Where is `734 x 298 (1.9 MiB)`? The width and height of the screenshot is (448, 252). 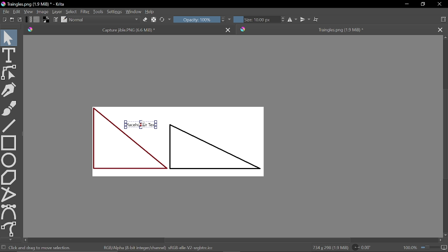
734 x 298 (1.9 MiB) is located at coordinates (330, 247).